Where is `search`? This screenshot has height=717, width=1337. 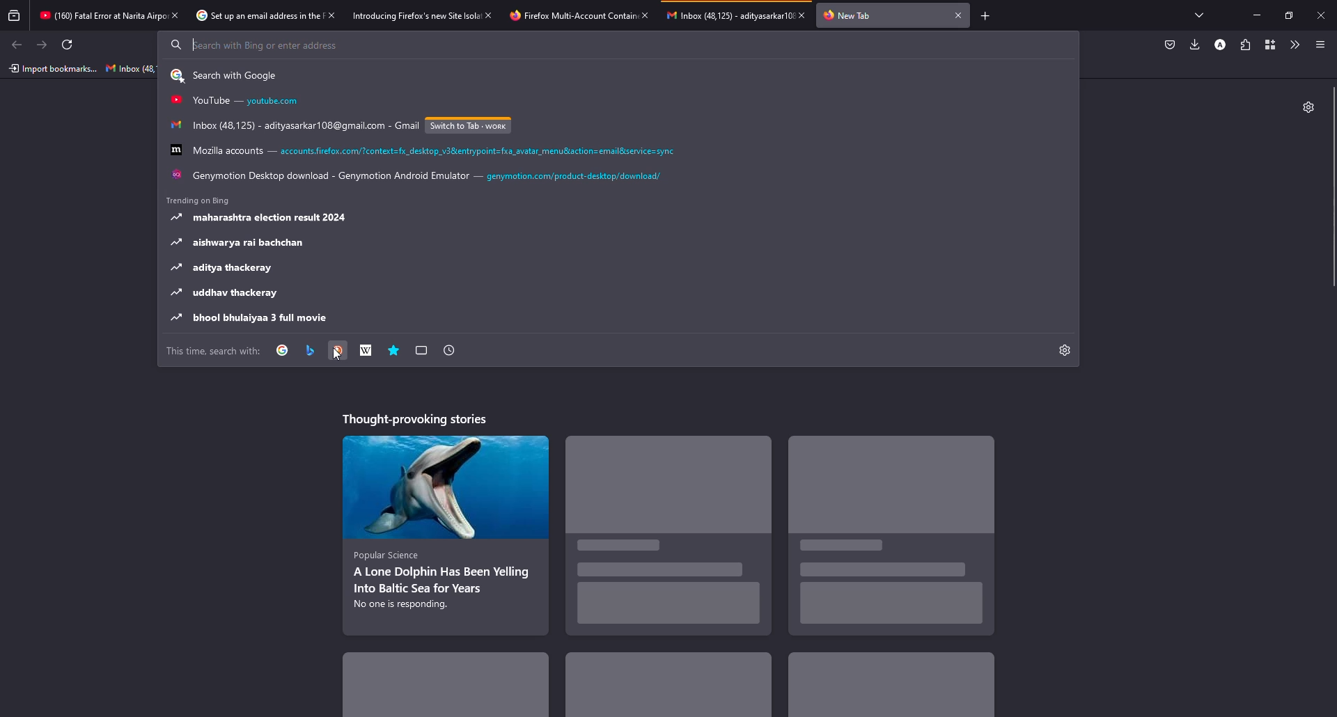
search is located at coordinates (253, 44).